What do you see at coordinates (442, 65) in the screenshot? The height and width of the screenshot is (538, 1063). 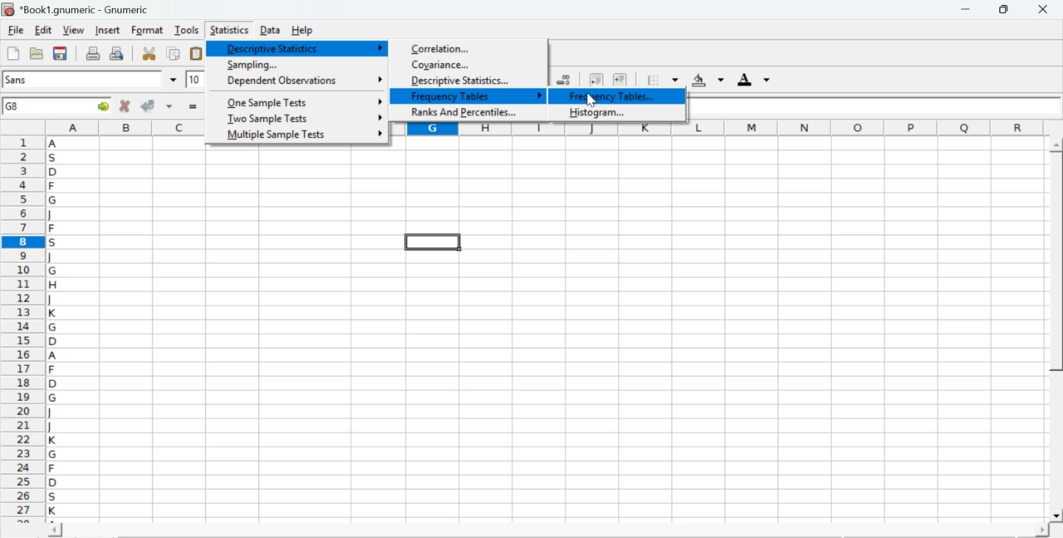 I see `coviance...` at bounding box center [442, 65].